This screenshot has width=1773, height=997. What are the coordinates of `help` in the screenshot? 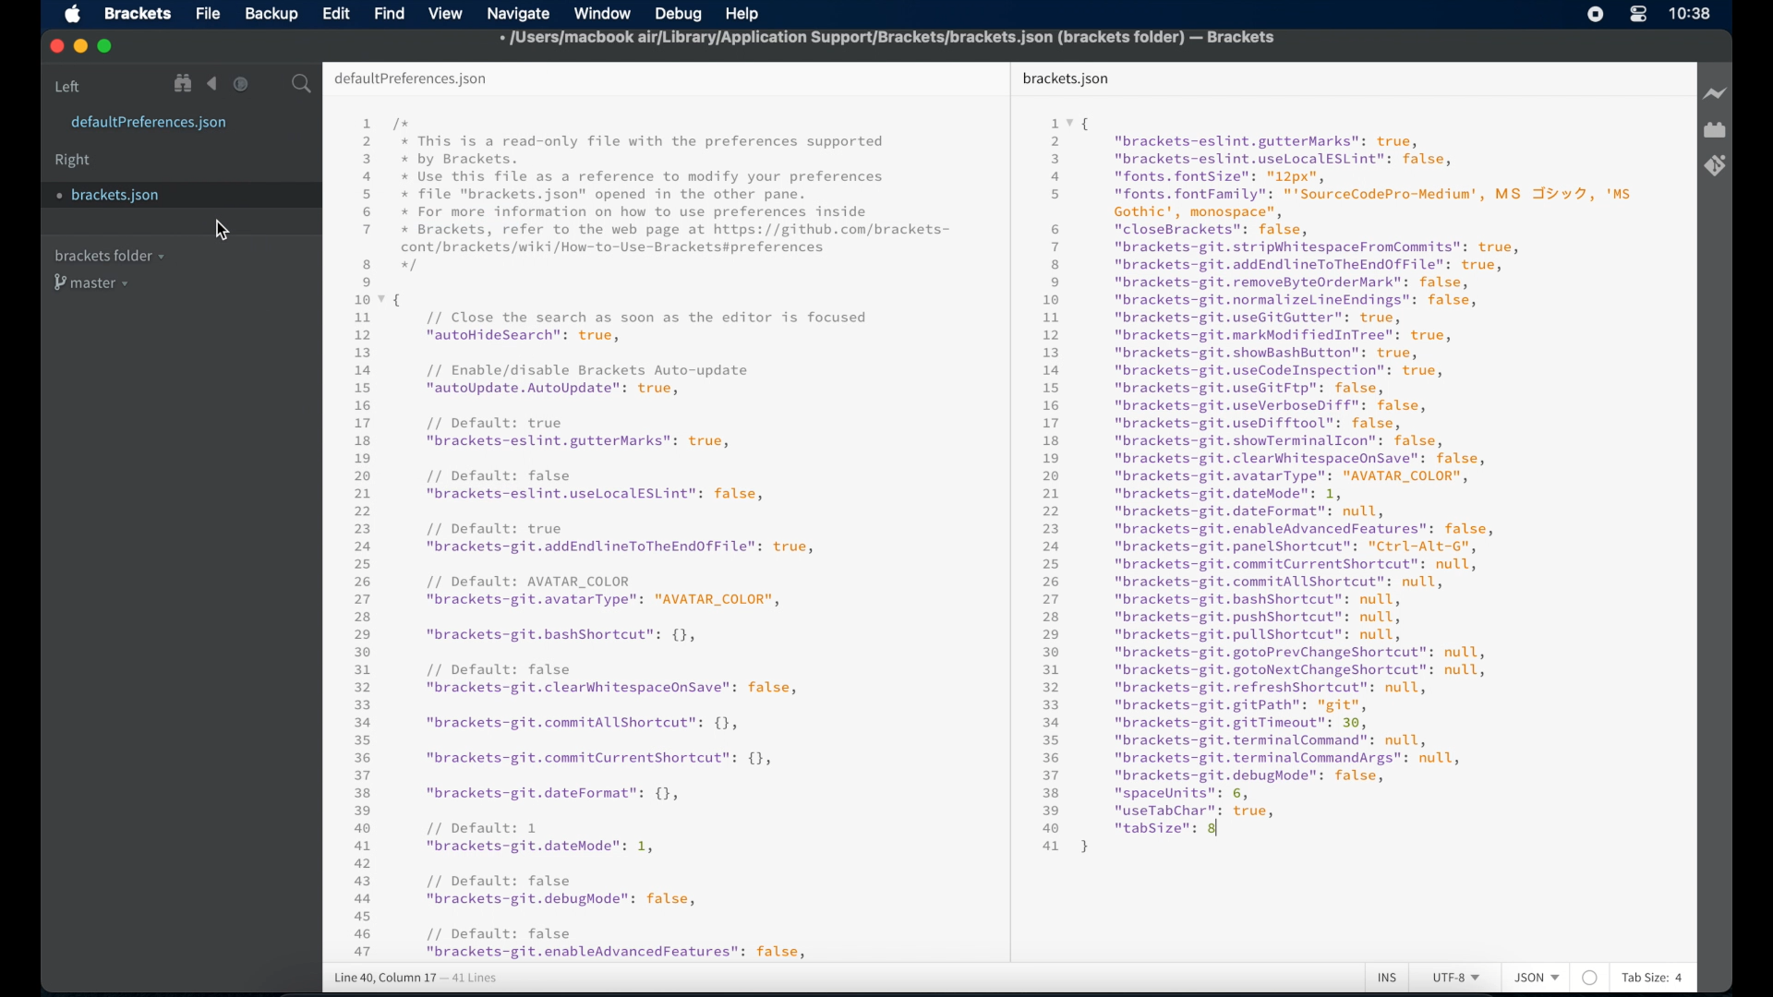 It's located at (742, 16).